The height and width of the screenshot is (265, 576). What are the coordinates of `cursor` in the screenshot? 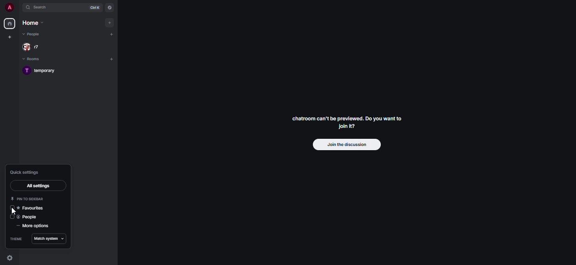 It's located at (14, 212).